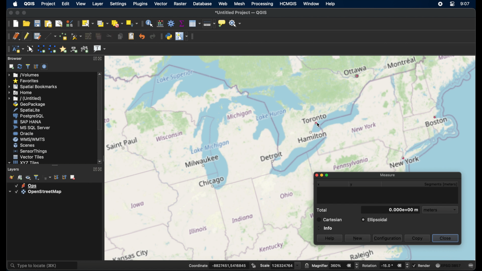  What do you see at coordinates (28, 157) in the screenshot?
I see `vector tiles` at bounding box center [28, 157].